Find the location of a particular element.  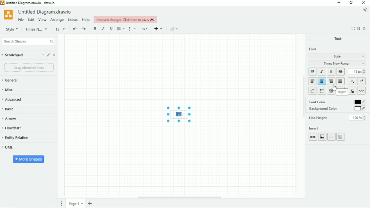

Increase indent is located at coordinates (341, 90).